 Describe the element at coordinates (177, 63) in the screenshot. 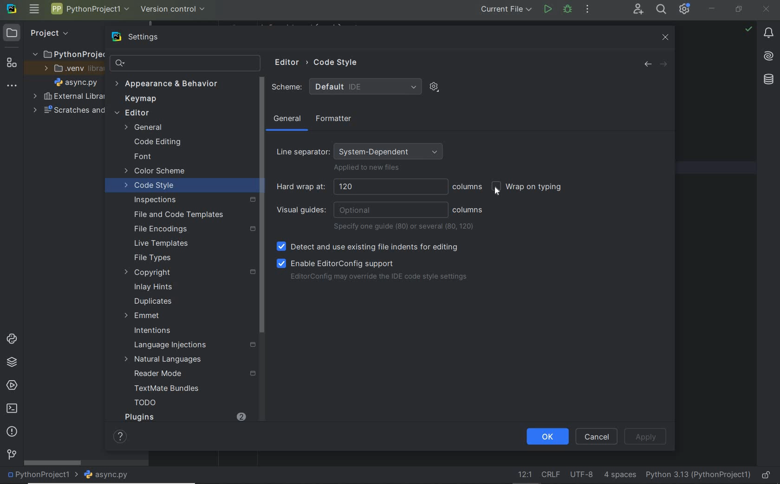

I see `search settings` at that location.